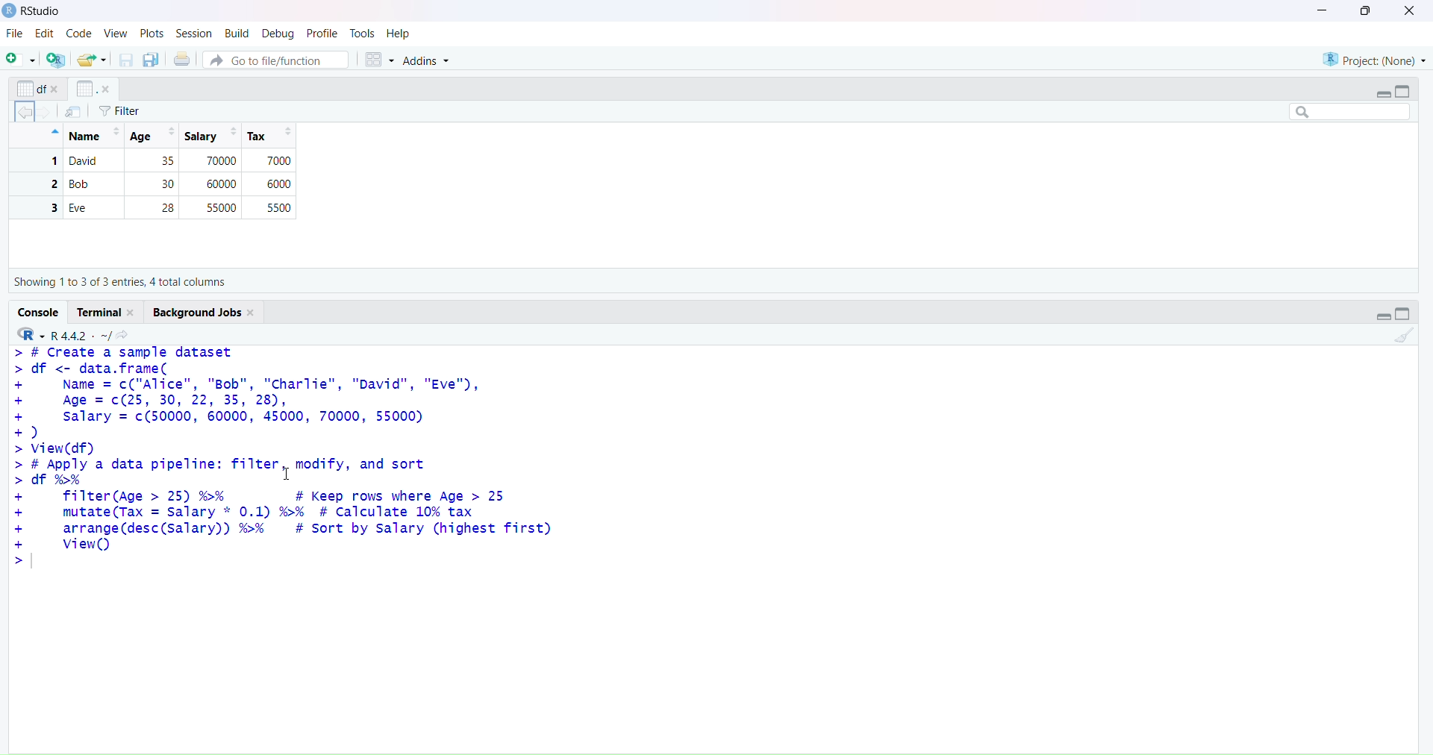 The height and width of the screenshot is (755, 1433). Describe the element at coordinates (1376, 316) in the screenshot. I see `expand` at that location.